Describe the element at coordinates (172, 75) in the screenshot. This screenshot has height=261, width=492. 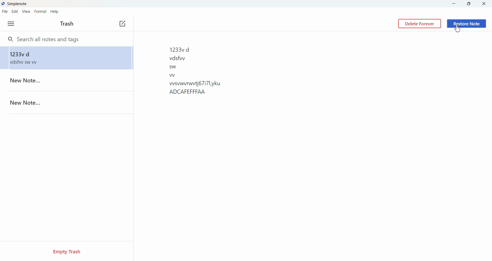
I see `w` at that location.